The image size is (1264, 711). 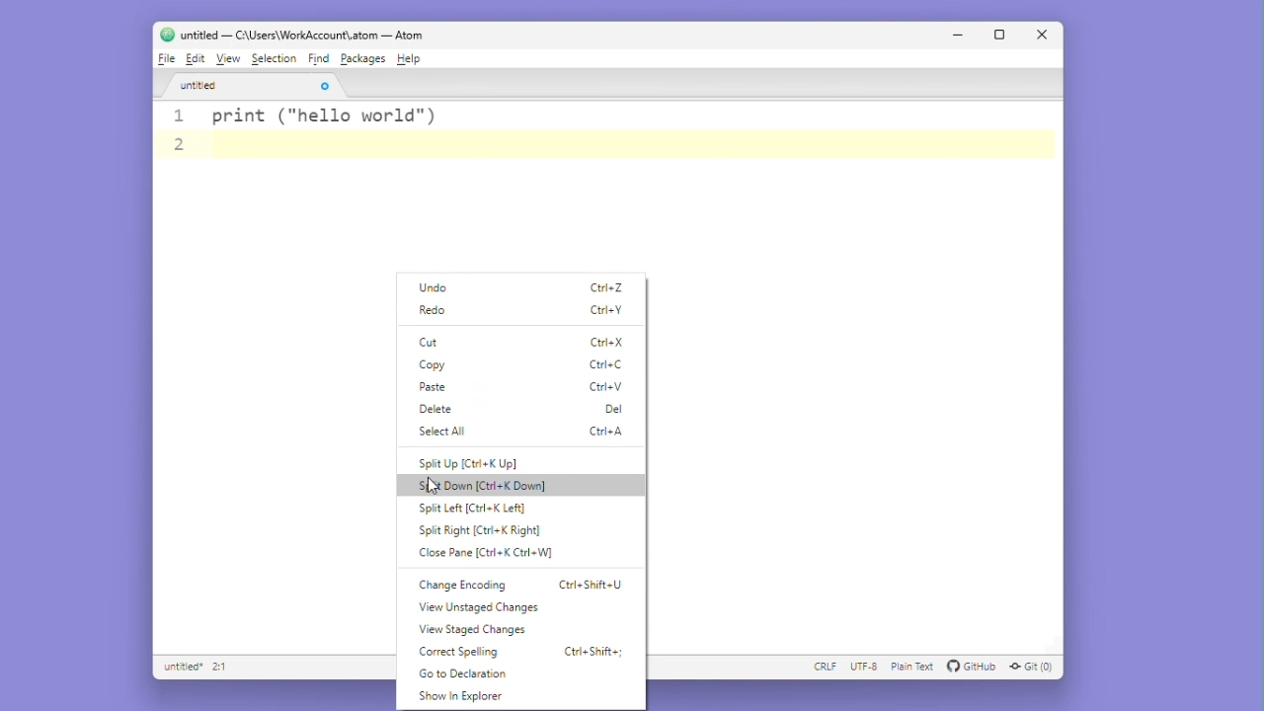 What do you see at coordinates (485, 459) in the screenshot?
I see `Split up` at bounding box center [485, 459].